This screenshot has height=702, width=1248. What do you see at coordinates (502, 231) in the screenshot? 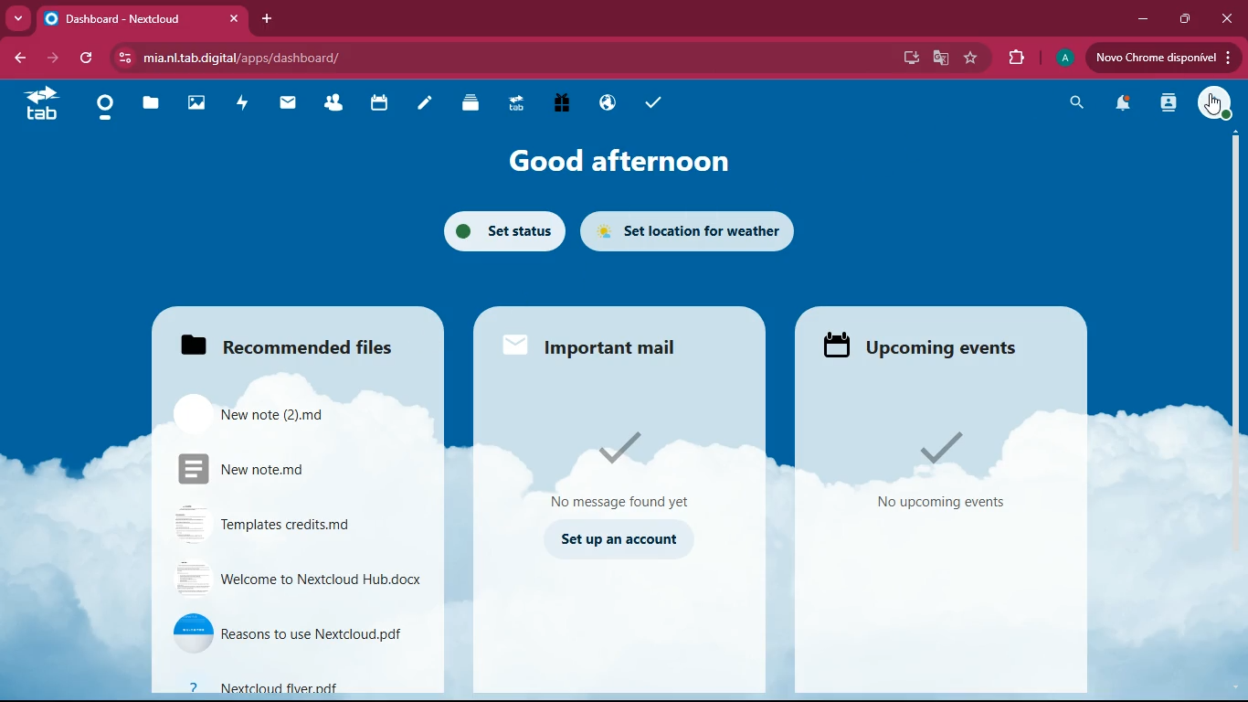
I see `set status` at bounding box center [502, 231].